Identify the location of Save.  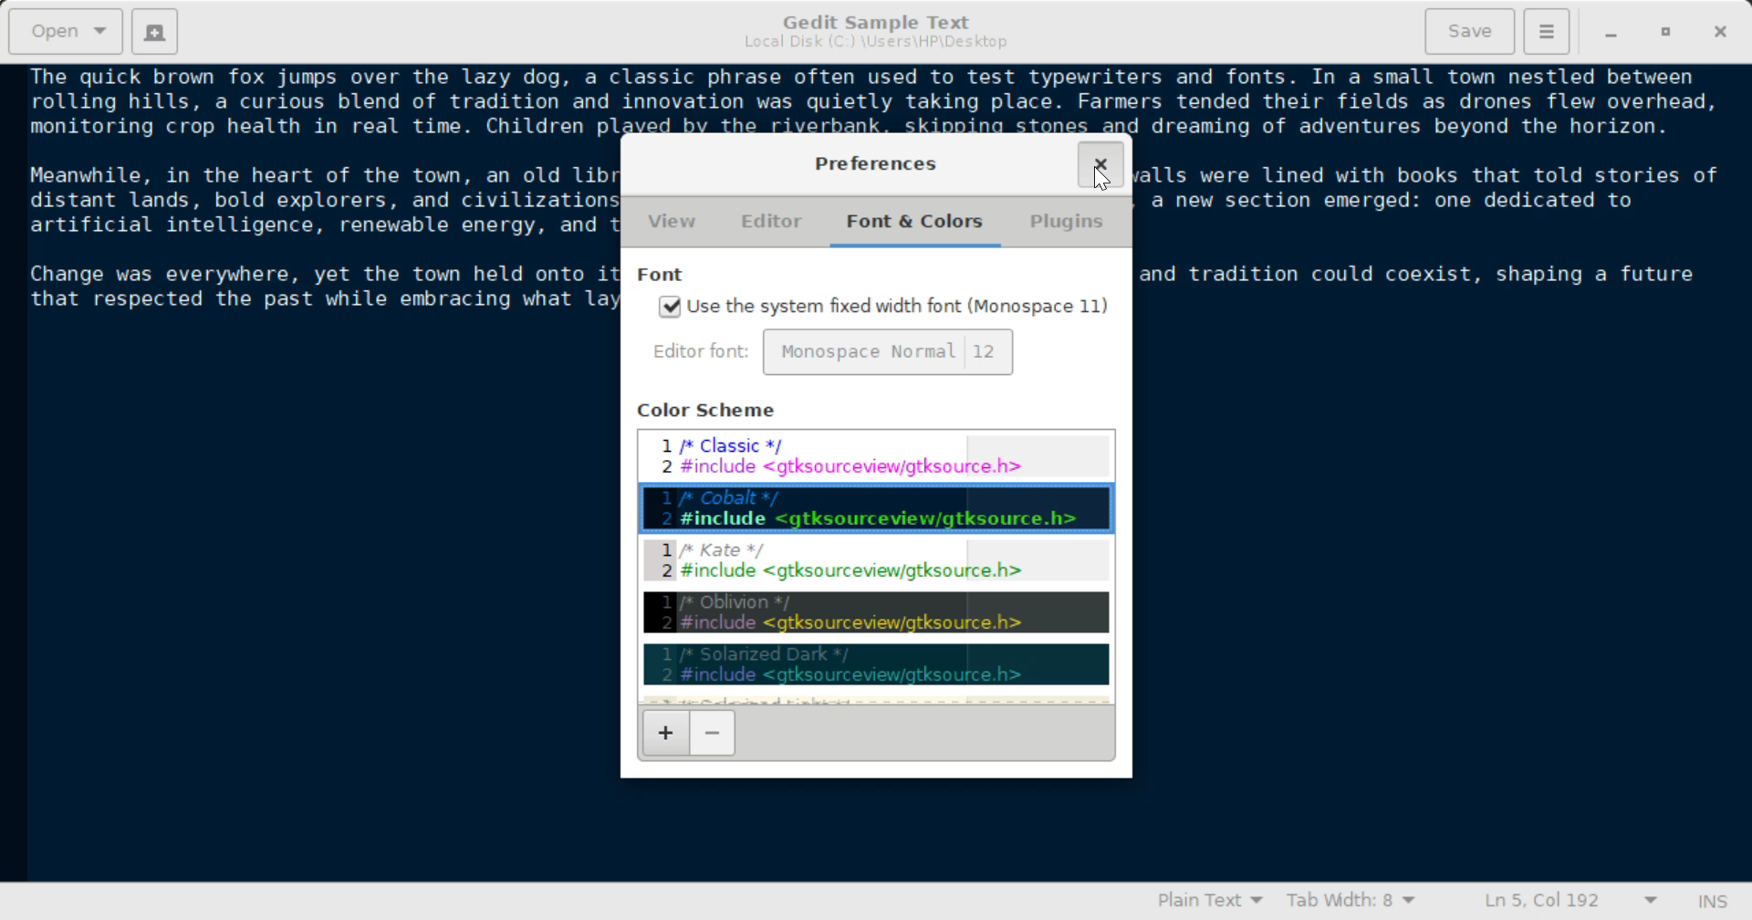
(1471, 29).